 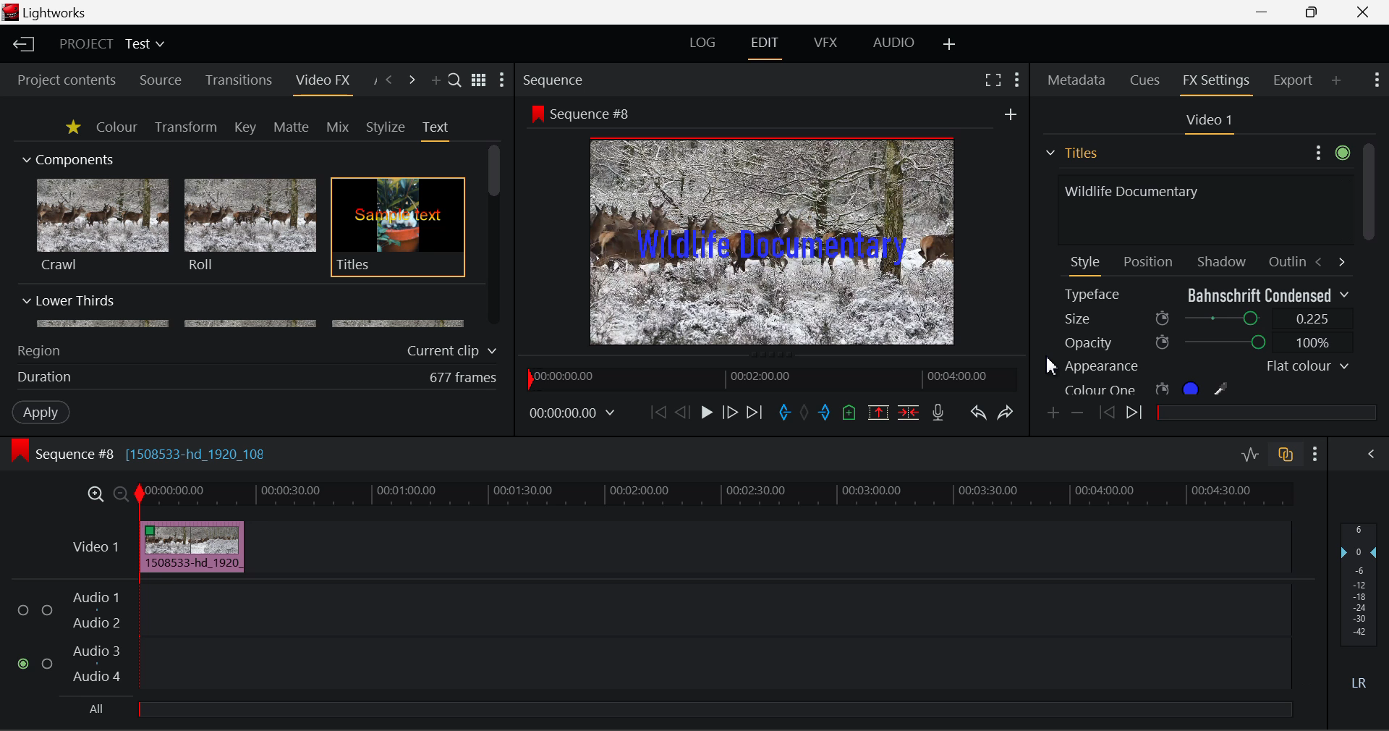 What do you see at coordinates (1201, 208) in the screenshot?
I see `Text Input Field` at bounding box center [1201, 208].